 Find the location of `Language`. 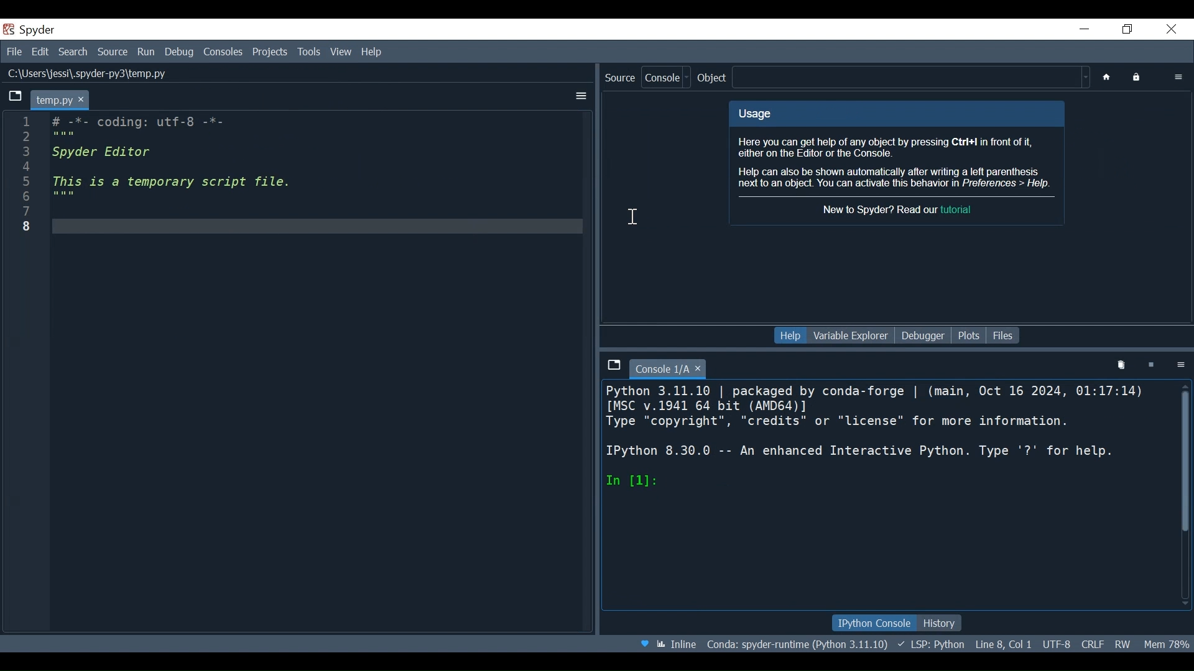

Language is located at coordinates (930, 644).